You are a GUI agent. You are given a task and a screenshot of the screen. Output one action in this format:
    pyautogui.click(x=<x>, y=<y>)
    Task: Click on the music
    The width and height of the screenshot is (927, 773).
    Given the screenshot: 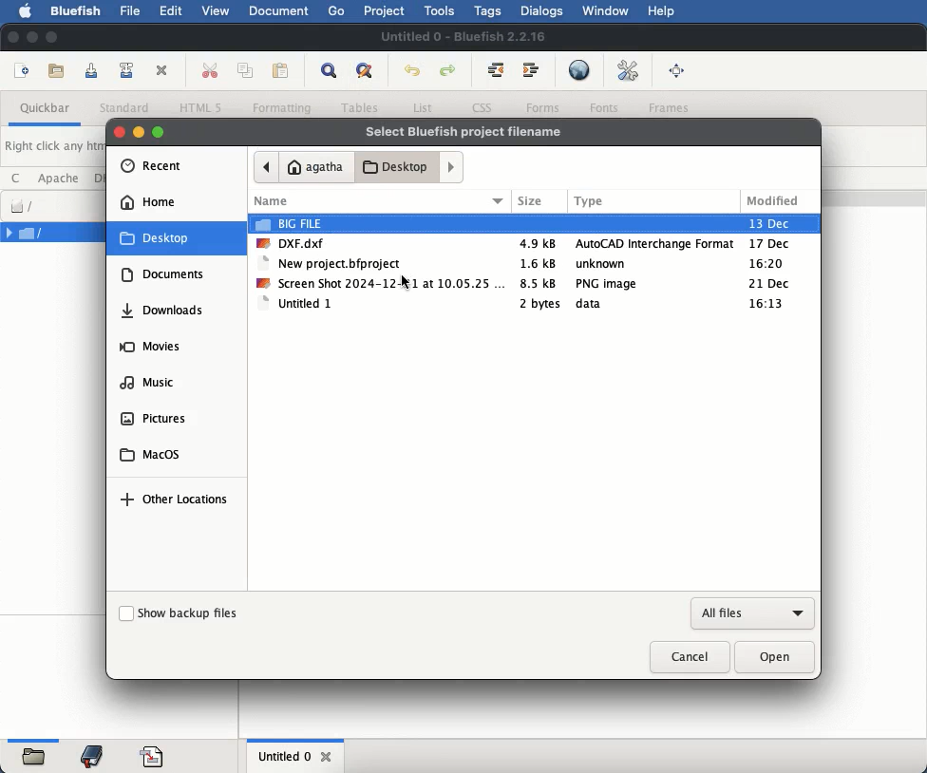 What is the action you would take?
    pyautogui.click(x=151, y=384)
    